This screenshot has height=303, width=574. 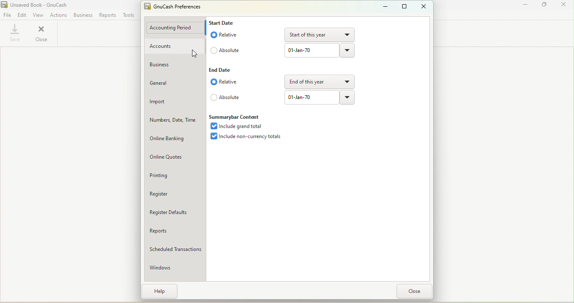 I want to click on File name, so click(x=35, y=4).